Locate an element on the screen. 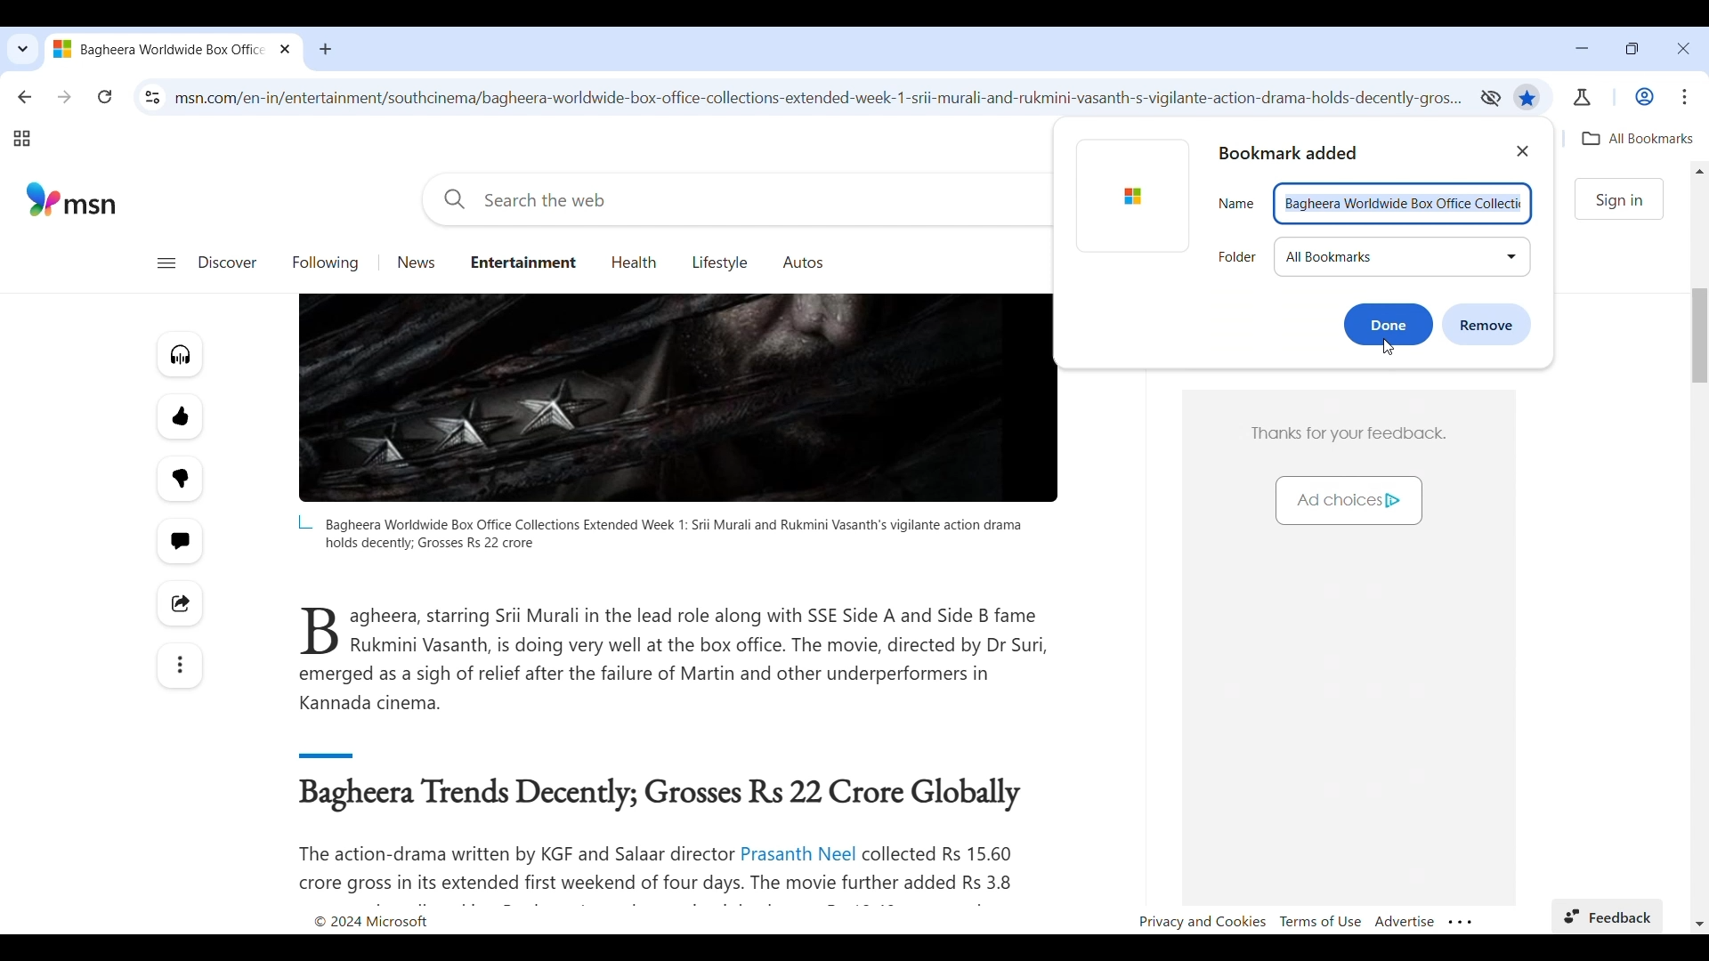 The width and height of the screenshot is (1709, 961). Select folder to save bookmark in is located at coordinates (1403, 257).